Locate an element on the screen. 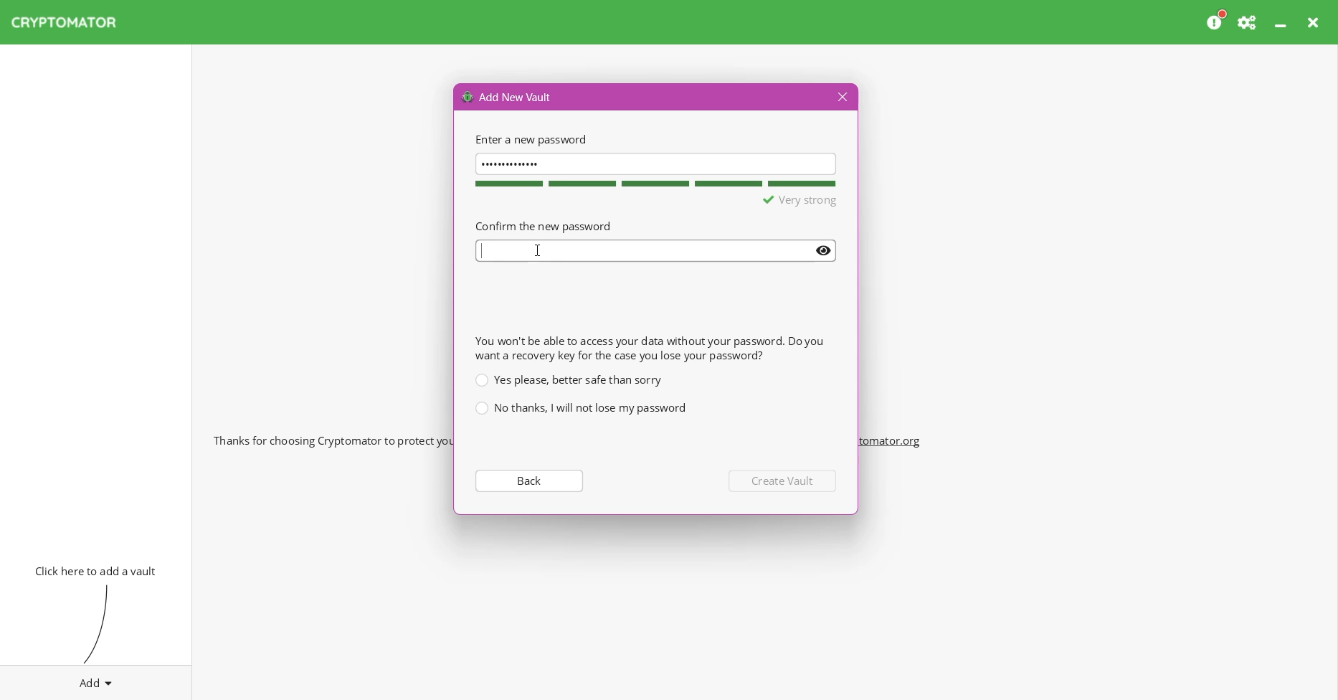  Confirm the new password is located at coordinates (657, 251).